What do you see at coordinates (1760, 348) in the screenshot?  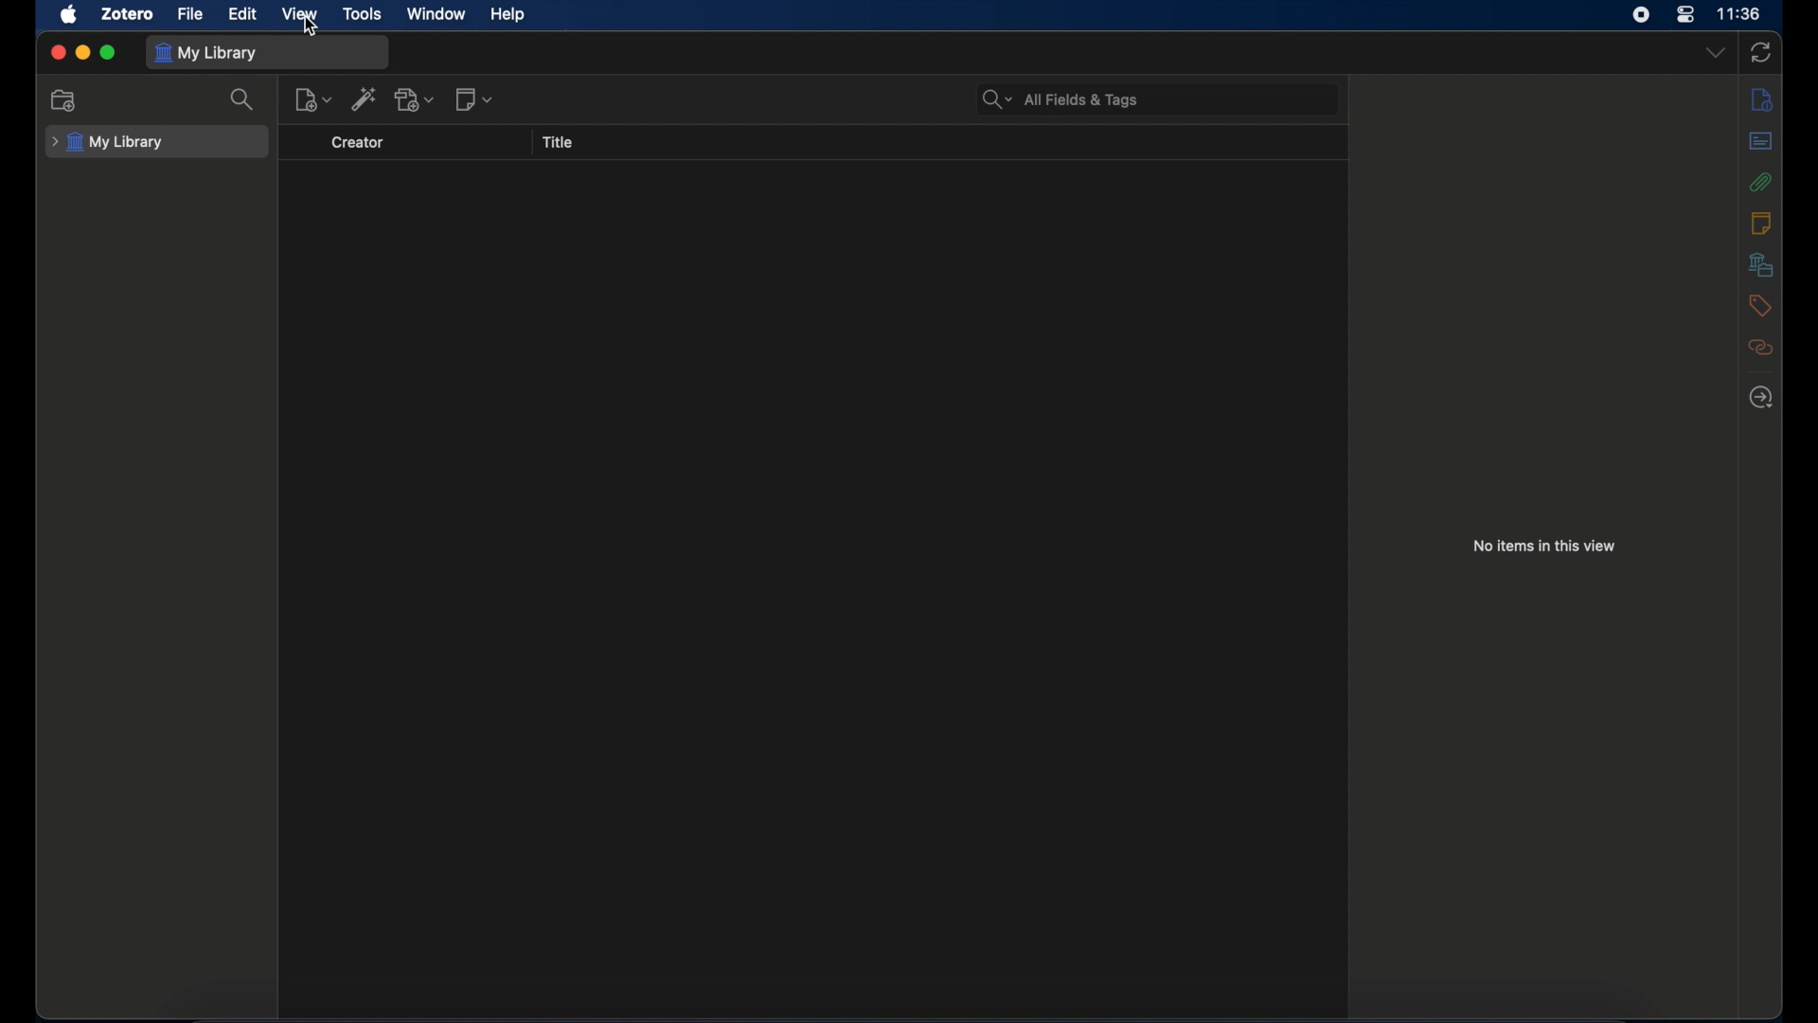 I see `related` at bounding box center [1760, 348].